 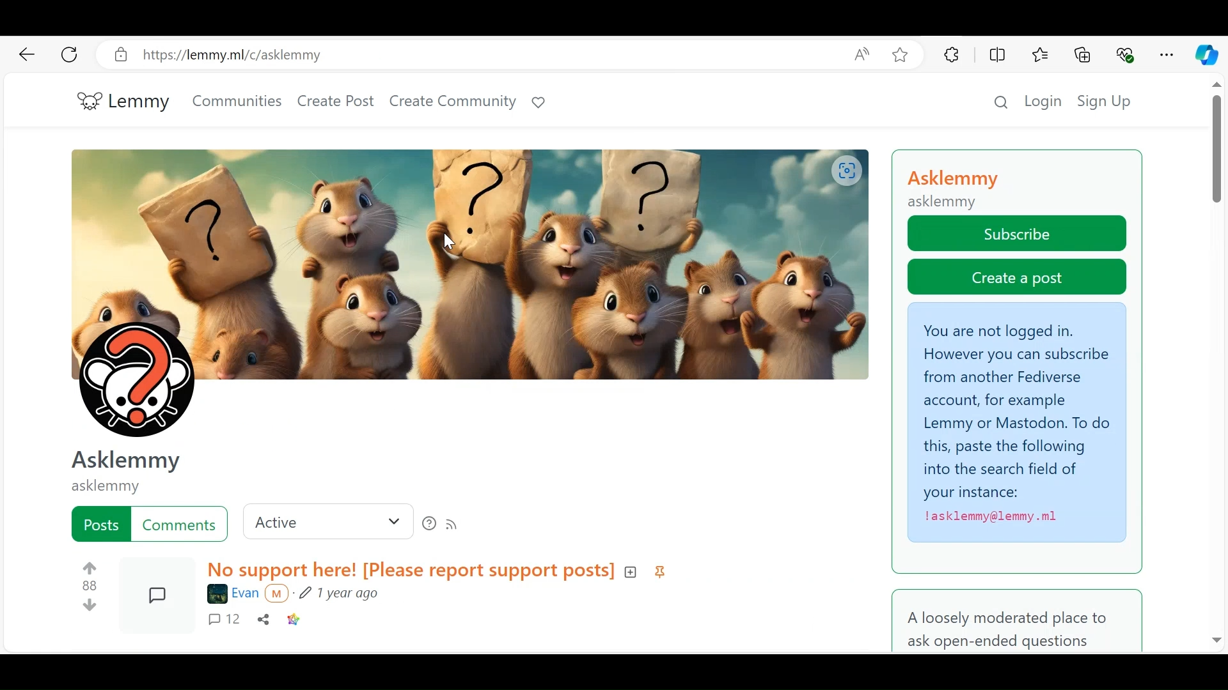 I want to click on sorting help, so click(x=429, y=525).